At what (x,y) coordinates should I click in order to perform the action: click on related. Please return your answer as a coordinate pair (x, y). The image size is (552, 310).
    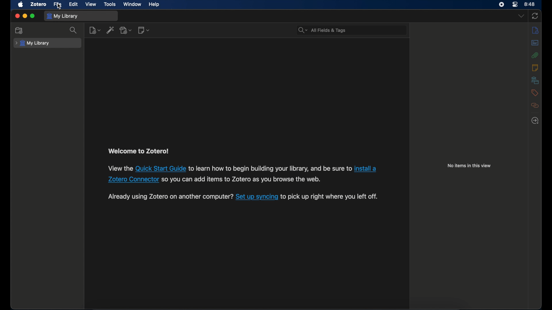
    Looking at the image, I should click on (535, 106).